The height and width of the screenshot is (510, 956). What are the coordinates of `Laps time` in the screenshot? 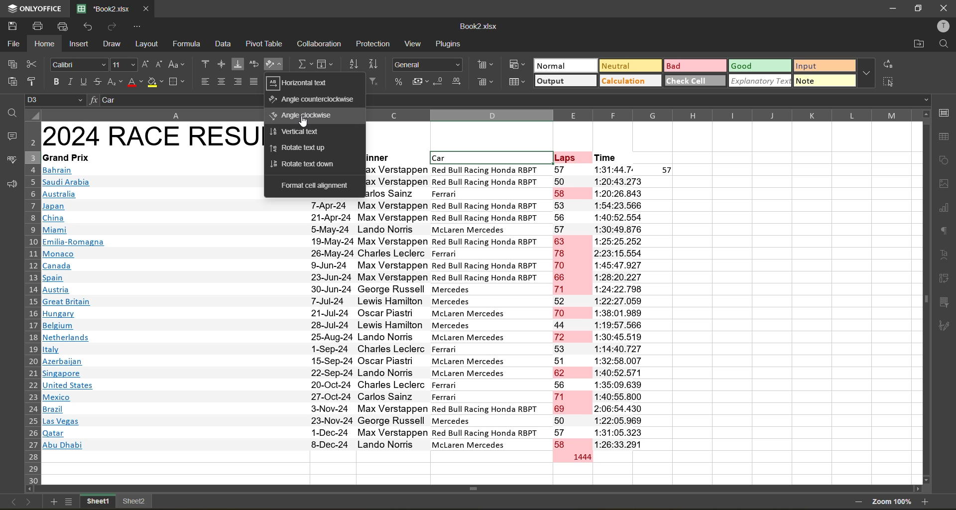 It's located at (635, 307).